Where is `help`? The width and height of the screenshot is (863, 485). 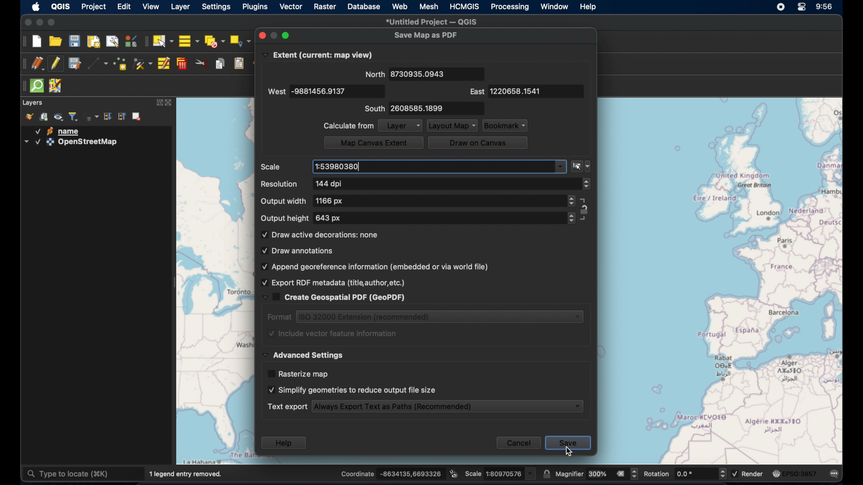
help is located at coordinates (589, 7).